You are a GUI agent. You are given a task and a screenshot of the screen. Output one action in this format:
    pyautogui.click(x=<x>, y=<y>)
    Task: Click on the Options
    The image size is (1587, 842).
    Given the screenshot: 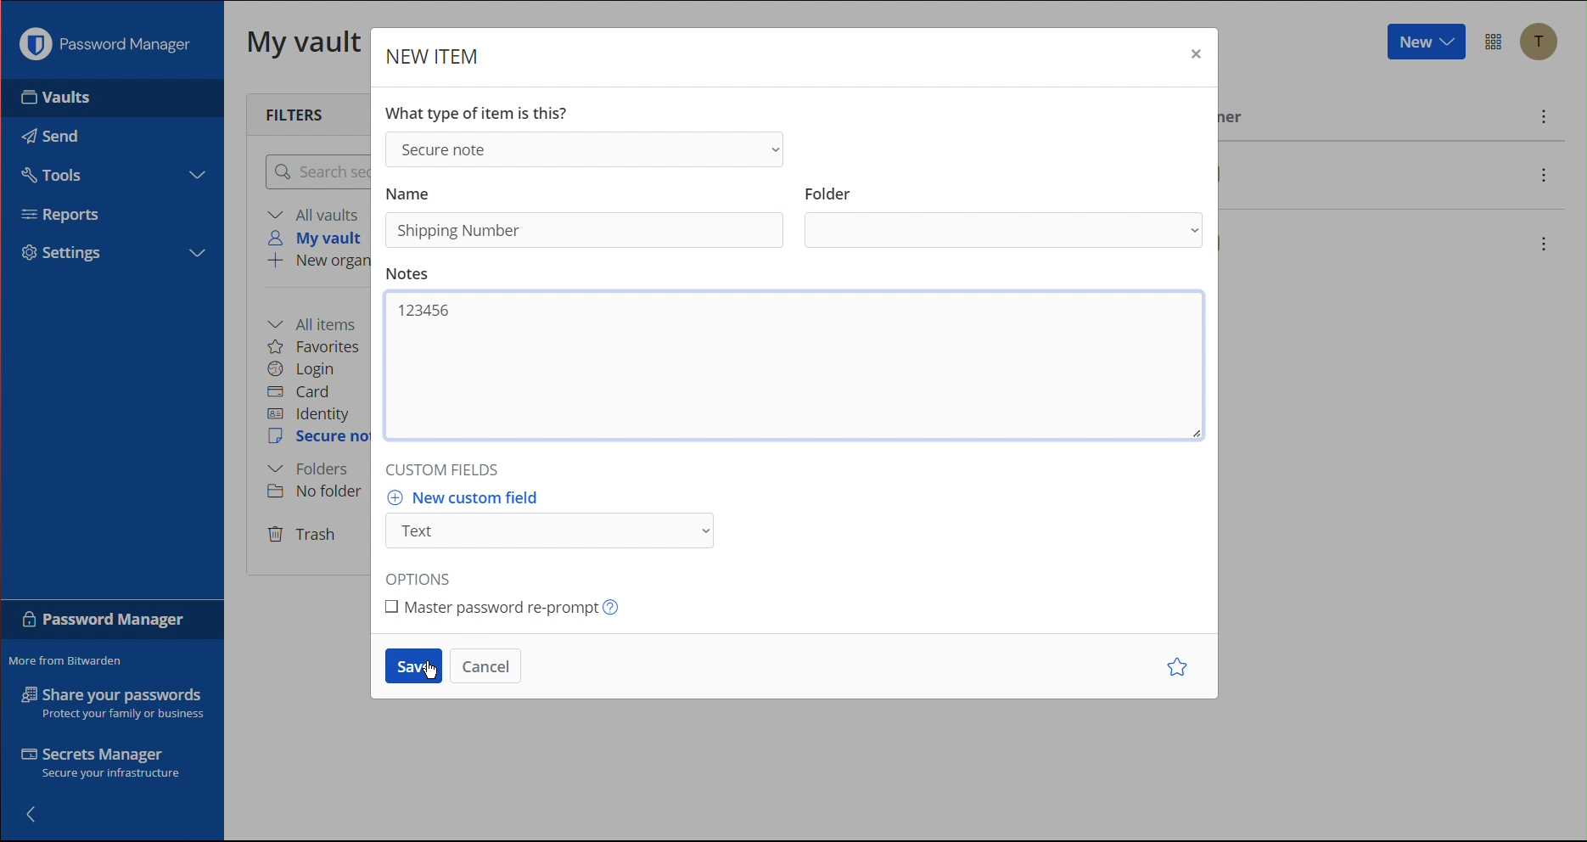 What is the action you would take?
    pyautogui.click(x=423, y=575)
    